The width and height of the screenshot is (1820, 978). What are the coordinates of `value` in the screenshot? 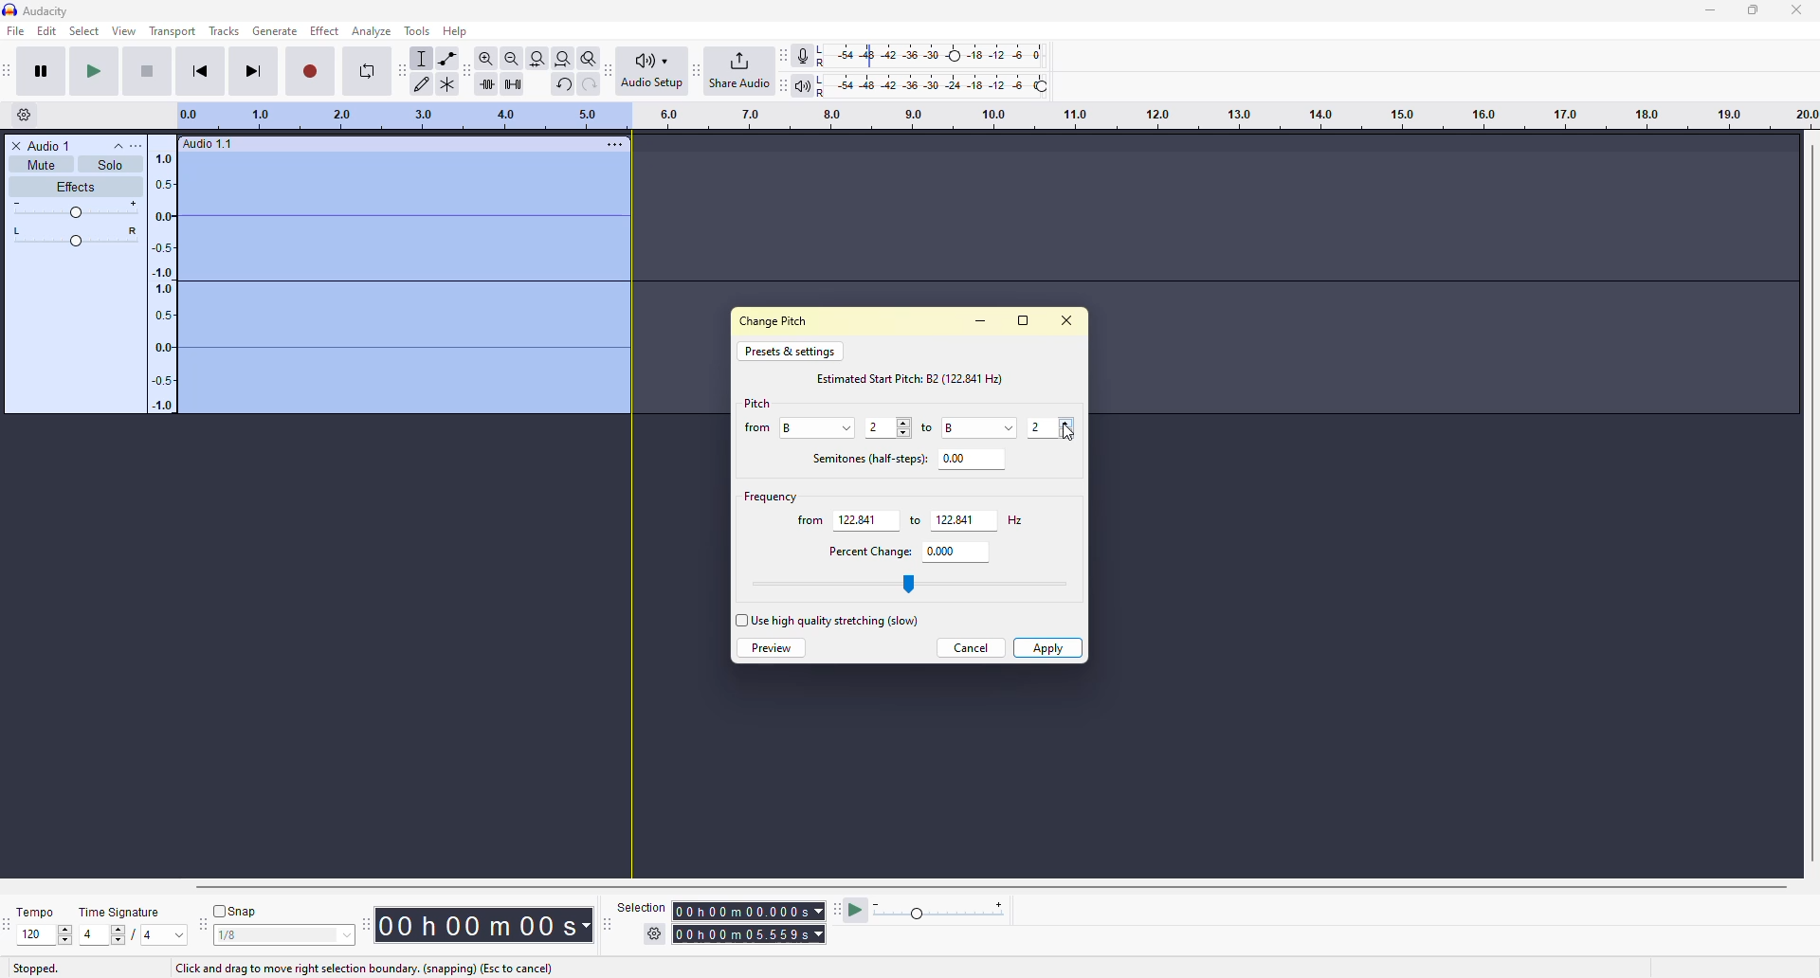 It's located at (955, 457).